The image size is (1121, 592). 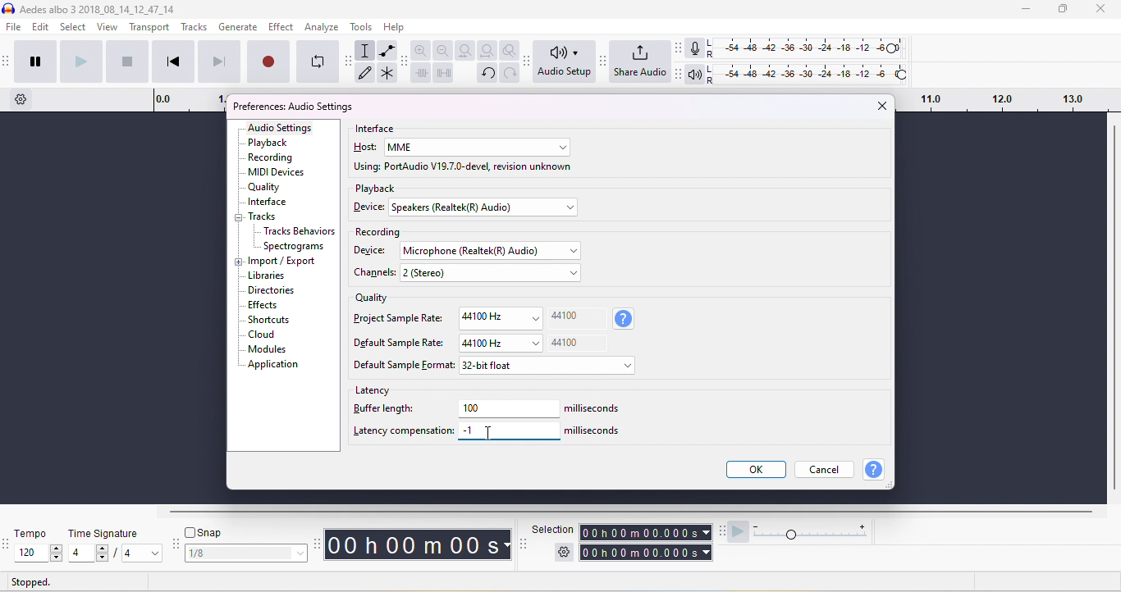 What do you see at coordinates (594, 430) in the screenshot?
I see `milliseconds` at bounding box center [594, 430].